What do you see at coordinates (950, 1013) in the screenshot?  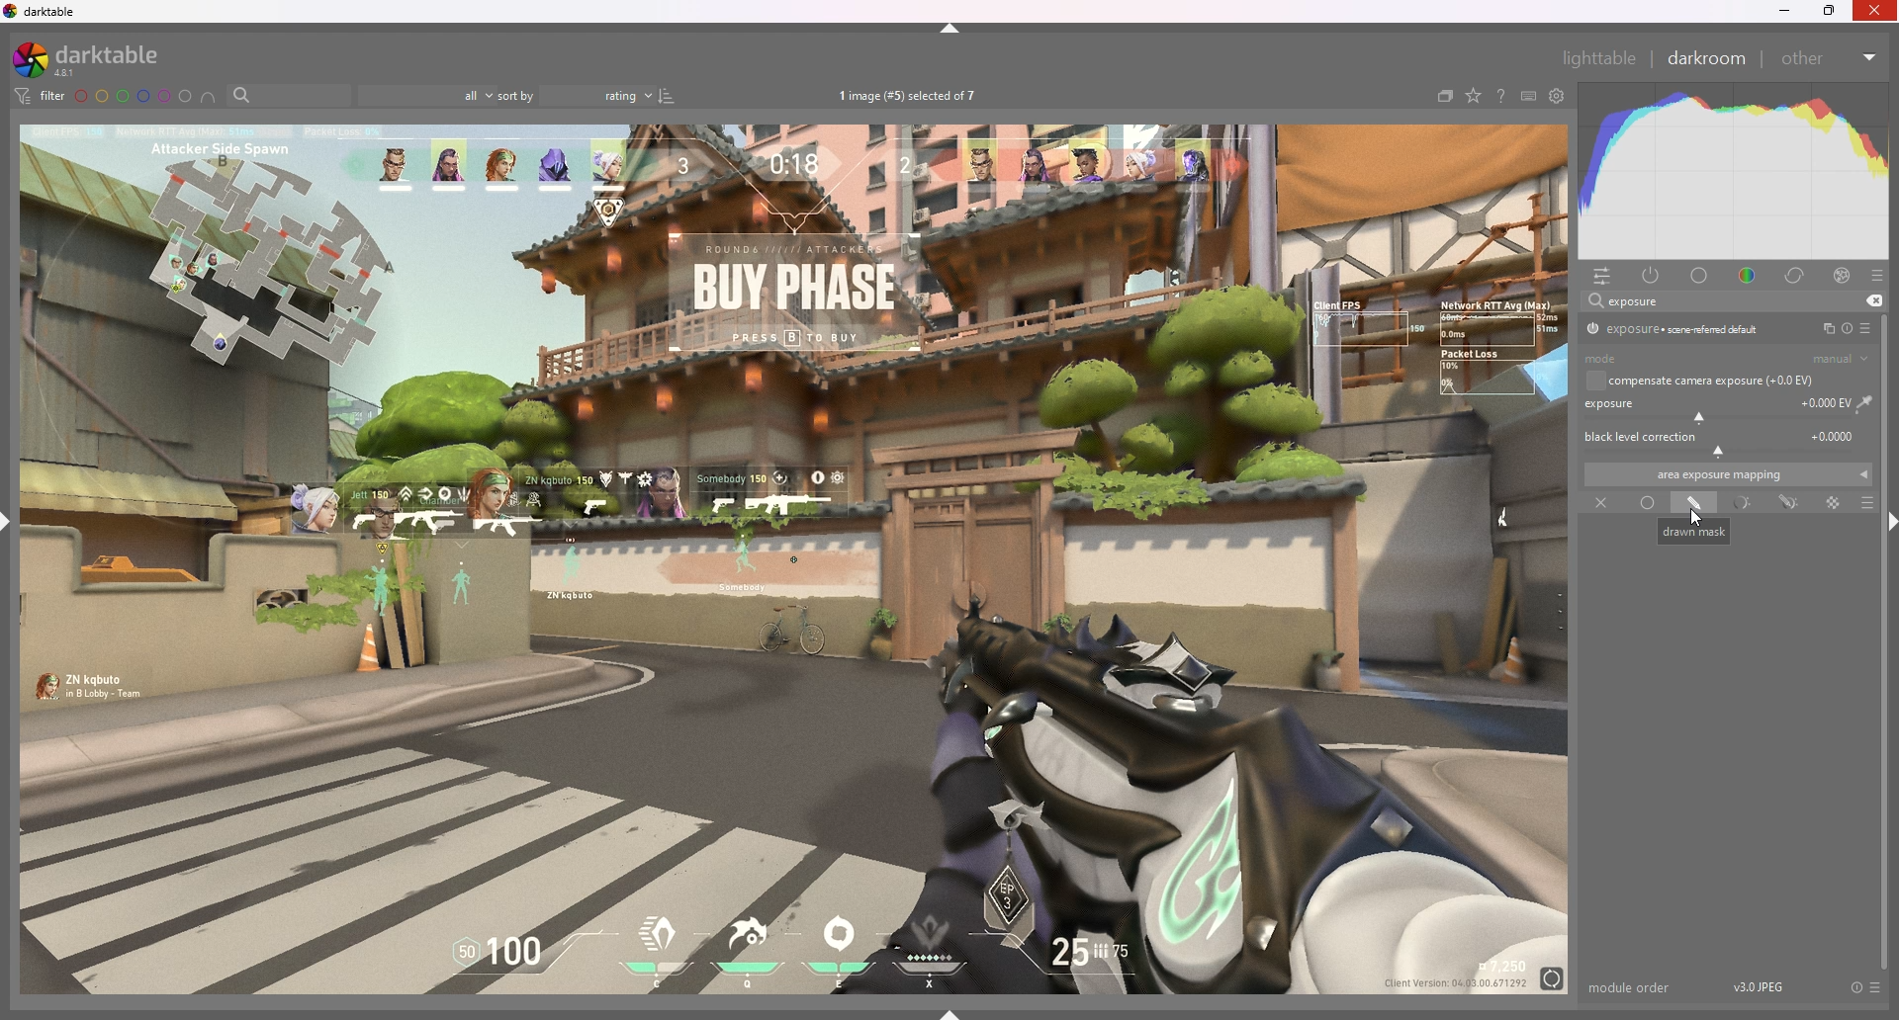 I see `show` at bounding box center [950, 1013].